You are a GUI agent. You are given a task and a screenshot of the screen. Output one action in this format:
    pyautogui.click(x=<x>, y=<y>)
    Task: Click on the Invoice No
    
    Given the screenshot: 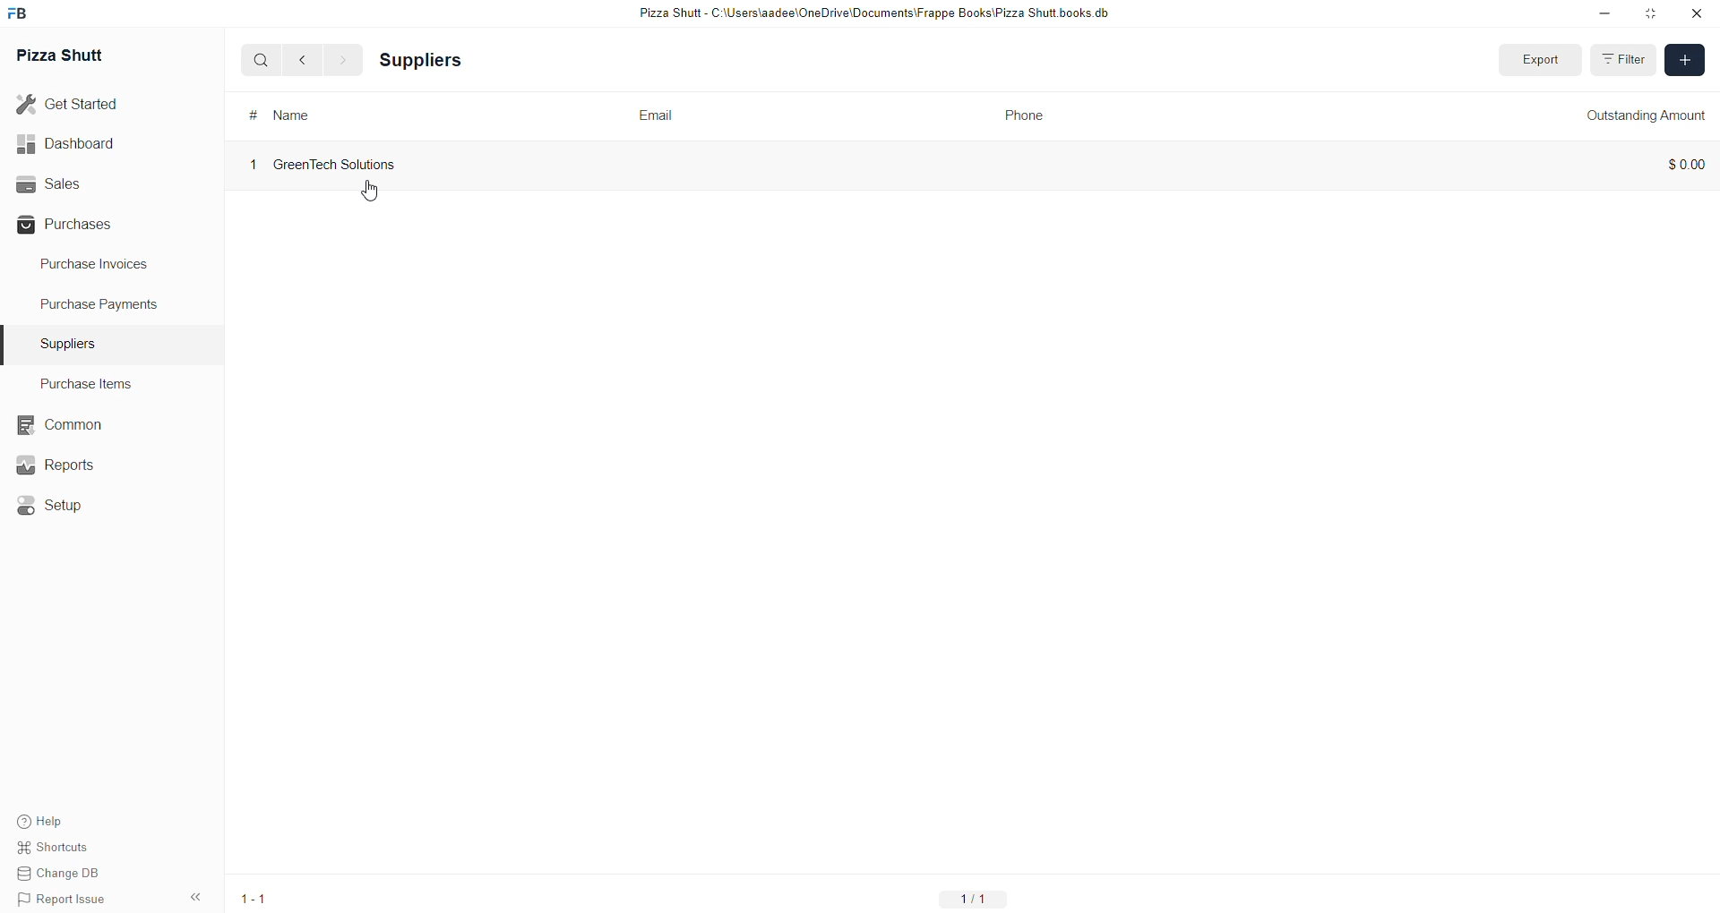 What is the action you would take?
    pyautogui.click(x=290, y=115)
    